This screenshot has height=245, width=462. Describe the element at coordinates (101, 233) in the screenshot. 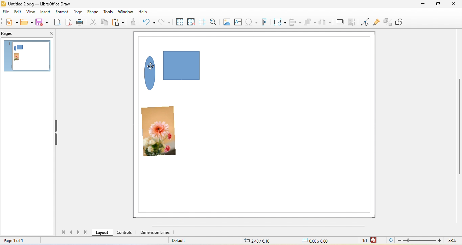

I see `layout` at that location.